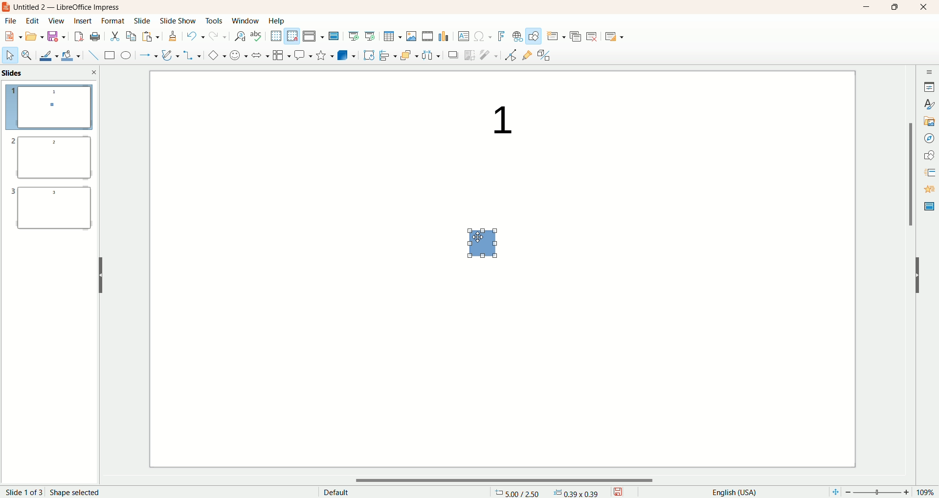 The height and width of the screenshot is (498, 939). Describe the element at coordinates (70, 55) in the screenshot. I see `fill color` at that location.